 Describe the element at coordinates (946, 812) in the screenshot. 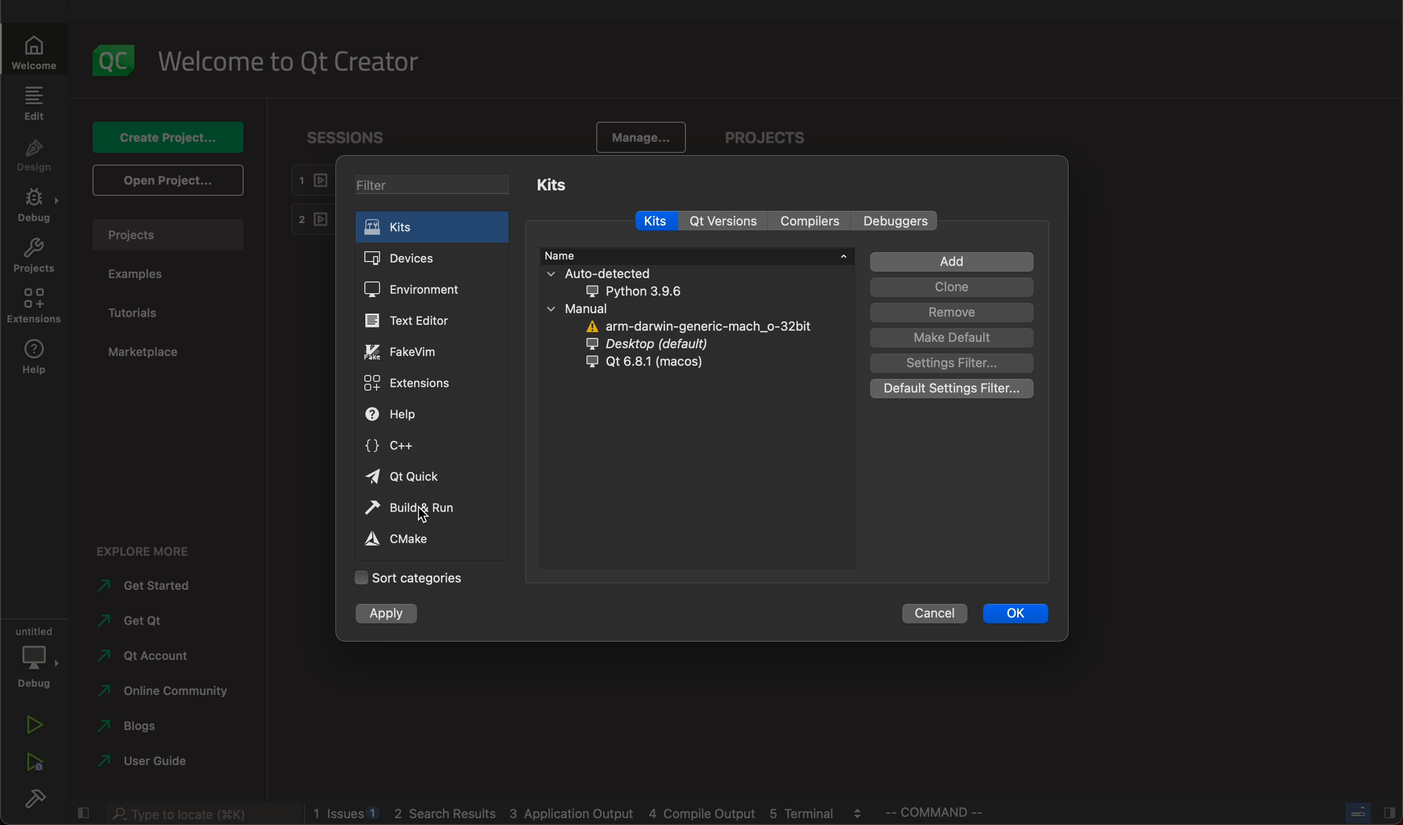

I see `command` at that location.